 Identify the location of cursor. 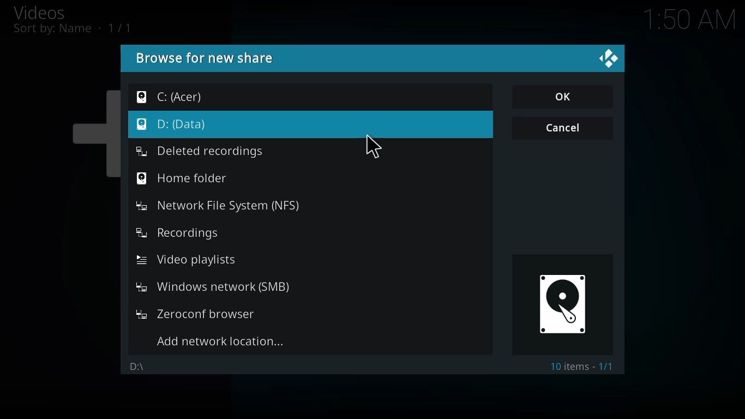
(371, 147).